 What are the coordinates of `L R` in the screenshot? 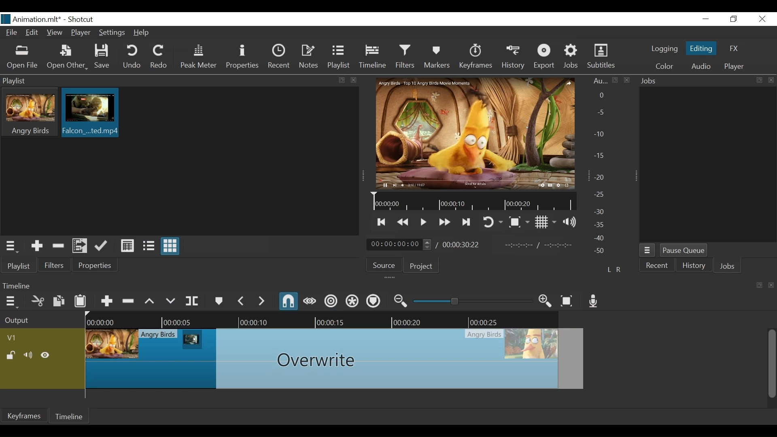 It's located at (614, 269).